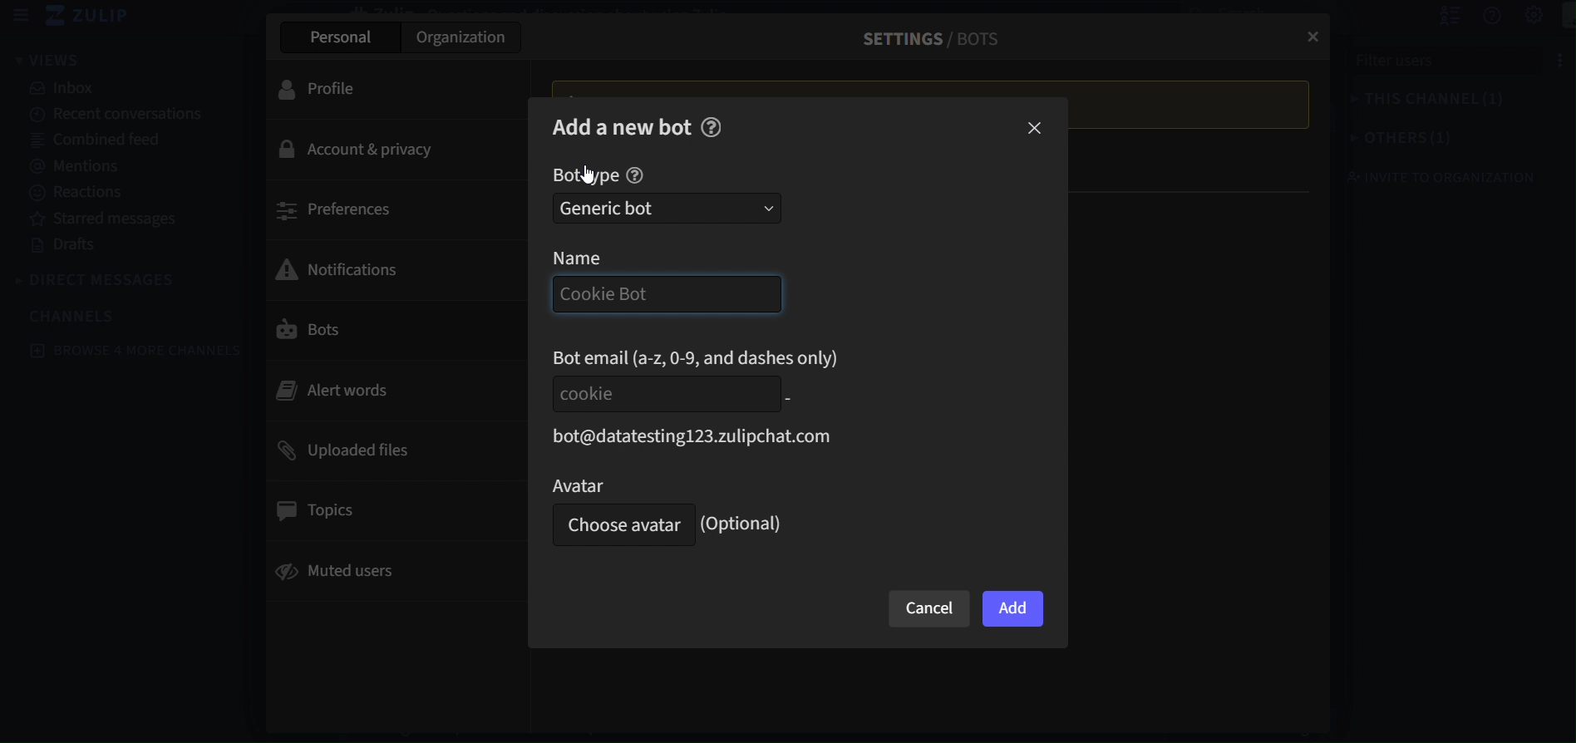 The height and width of the screenshot is (743, 1576). What do you see at coordinates (662, 393) in the screenshot?
I see `Cookie` at bounding box center [662, 393].